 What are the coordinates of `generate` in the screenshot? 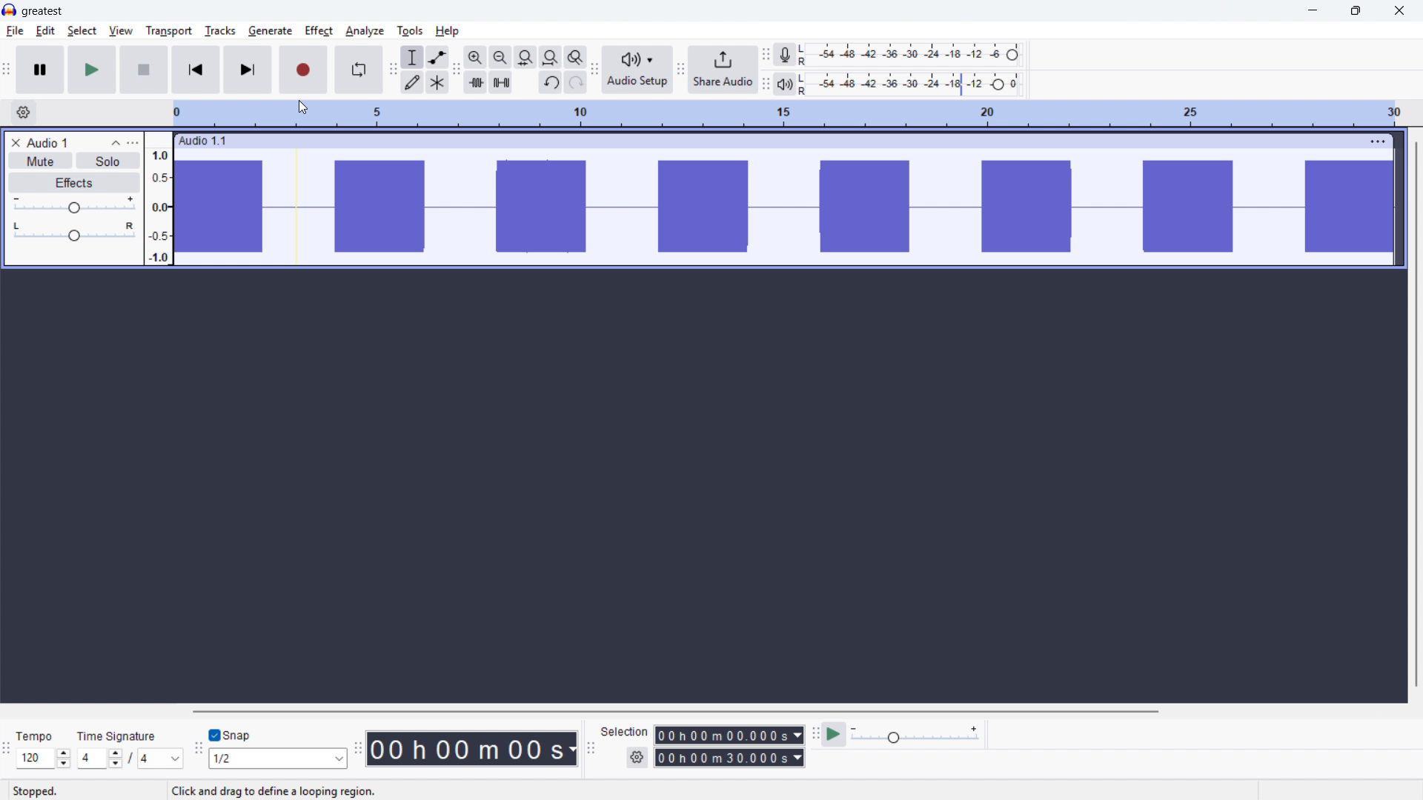 It's located at (269, 31).